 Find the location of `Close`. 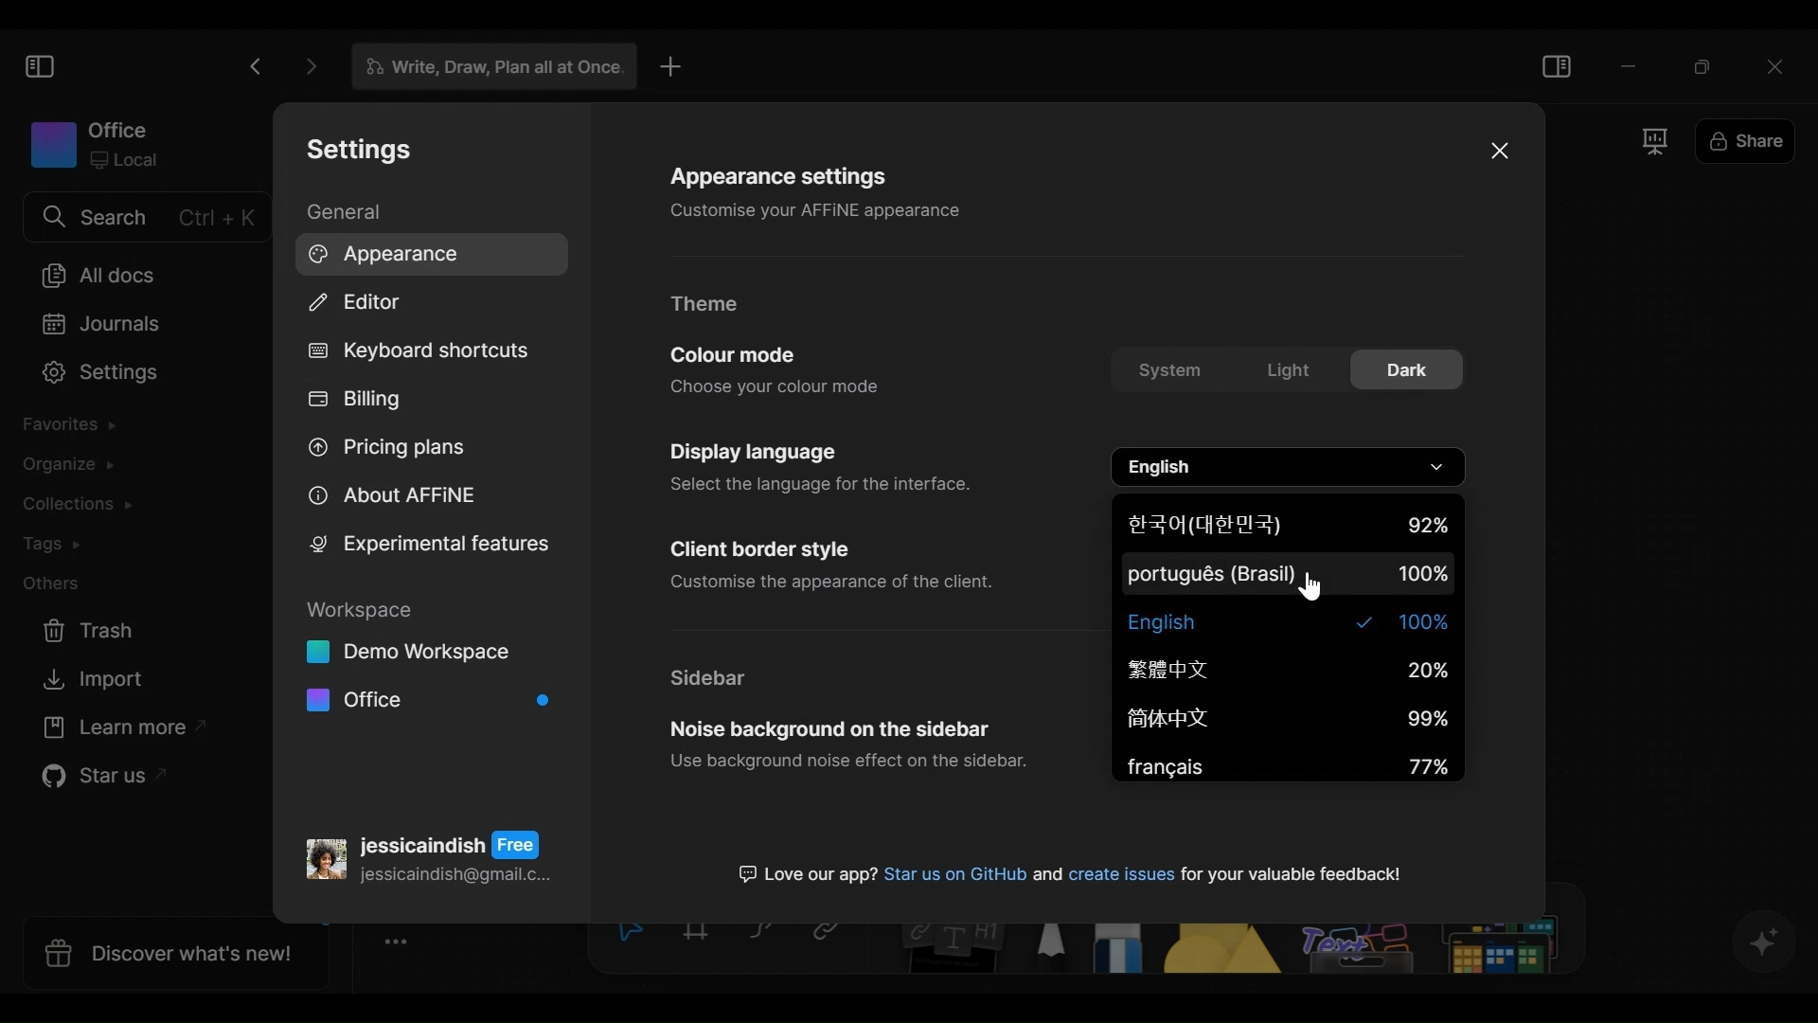

Close is located at coordinates (1497, 150).